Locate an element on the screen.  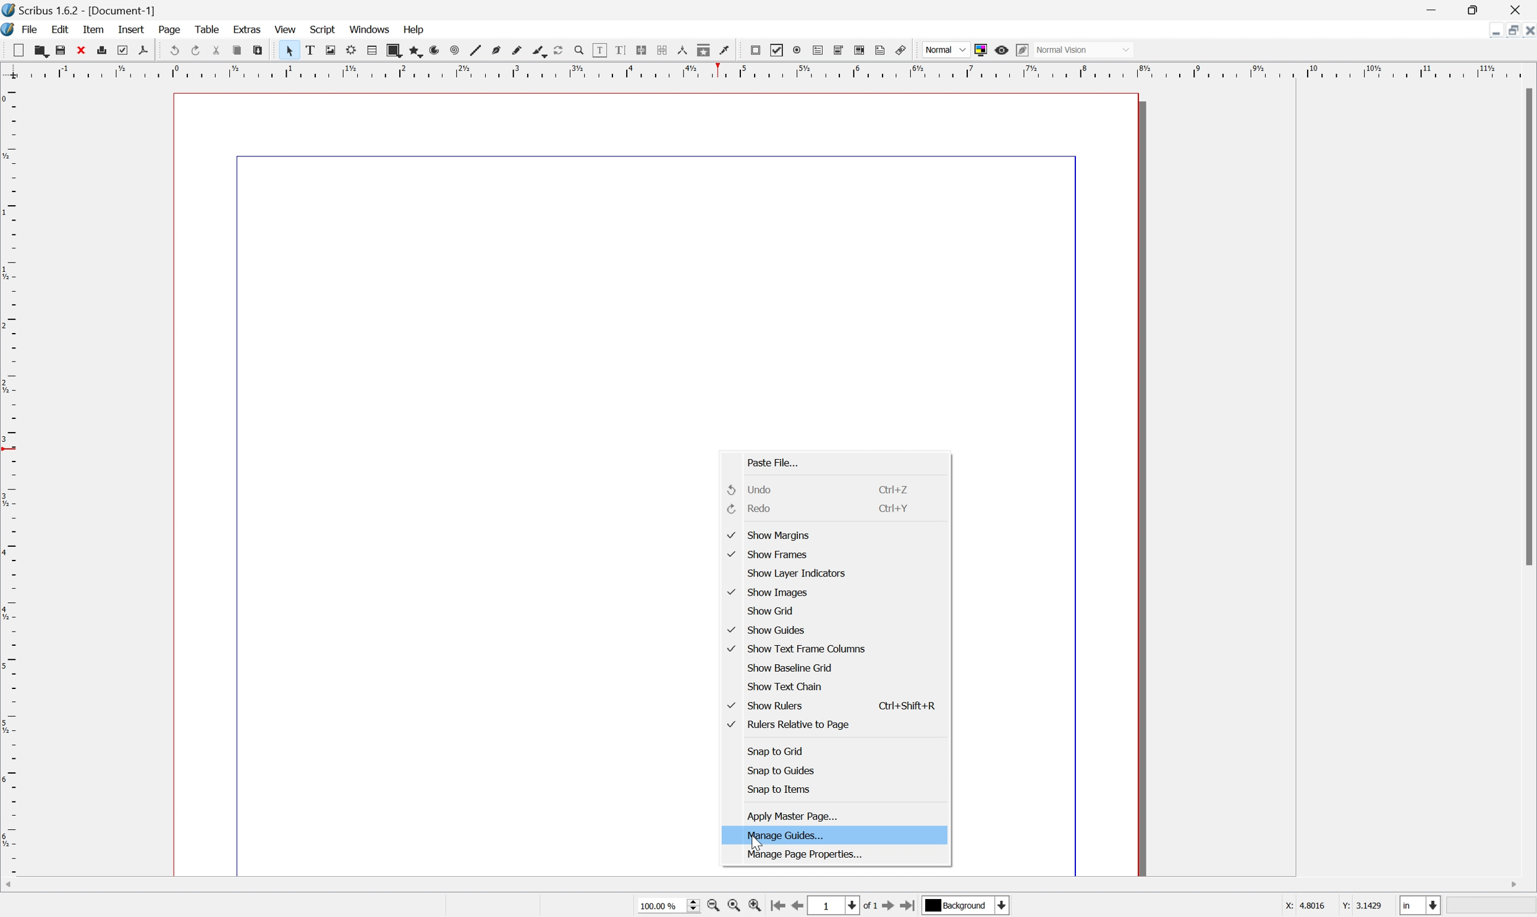
unlink text frames is located at coordinates (661, 49).